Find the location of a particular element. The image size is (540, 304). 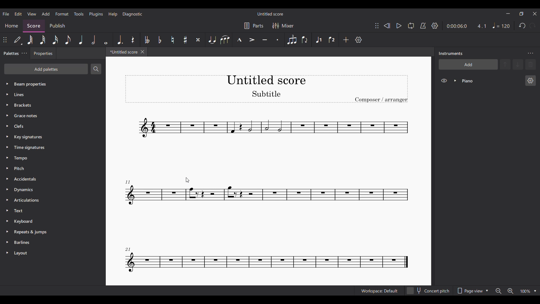

Rewind is located at coordinates (387, 26).